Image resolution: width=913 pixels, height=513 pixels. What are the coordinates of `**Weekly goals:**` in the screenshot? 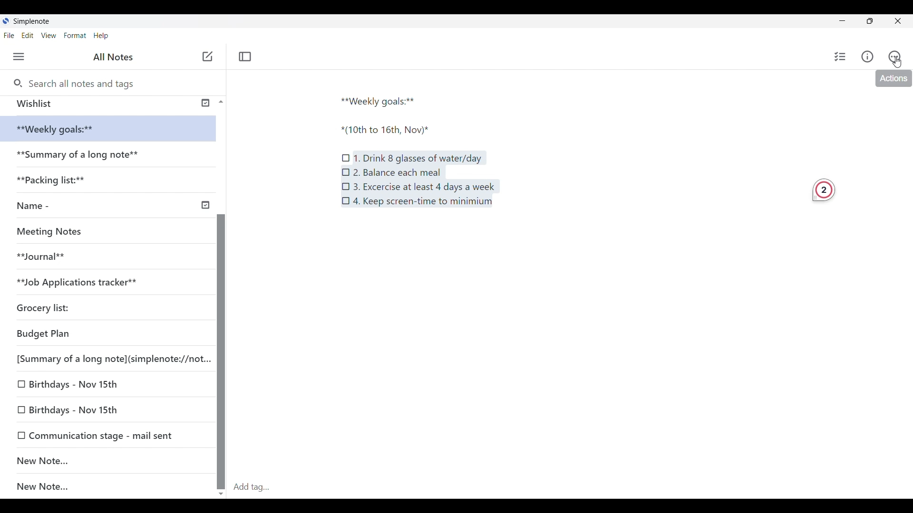 It's located at (62, 129).